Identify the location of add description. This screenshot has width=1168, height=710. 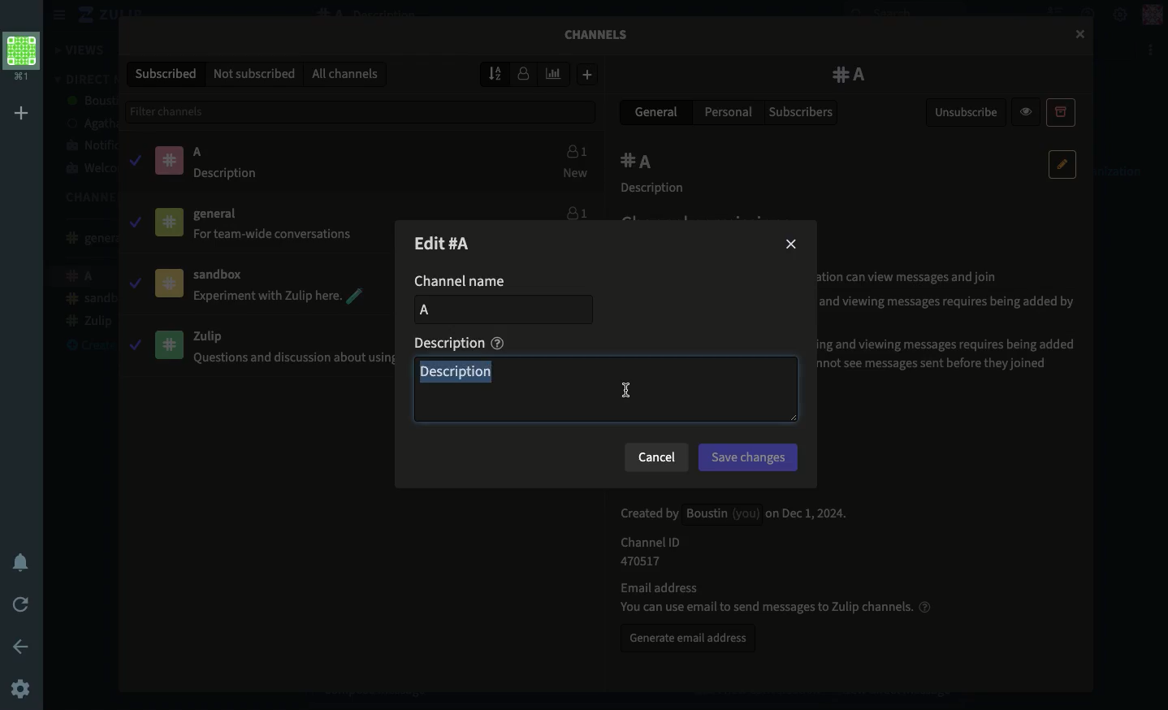
(608, 388).